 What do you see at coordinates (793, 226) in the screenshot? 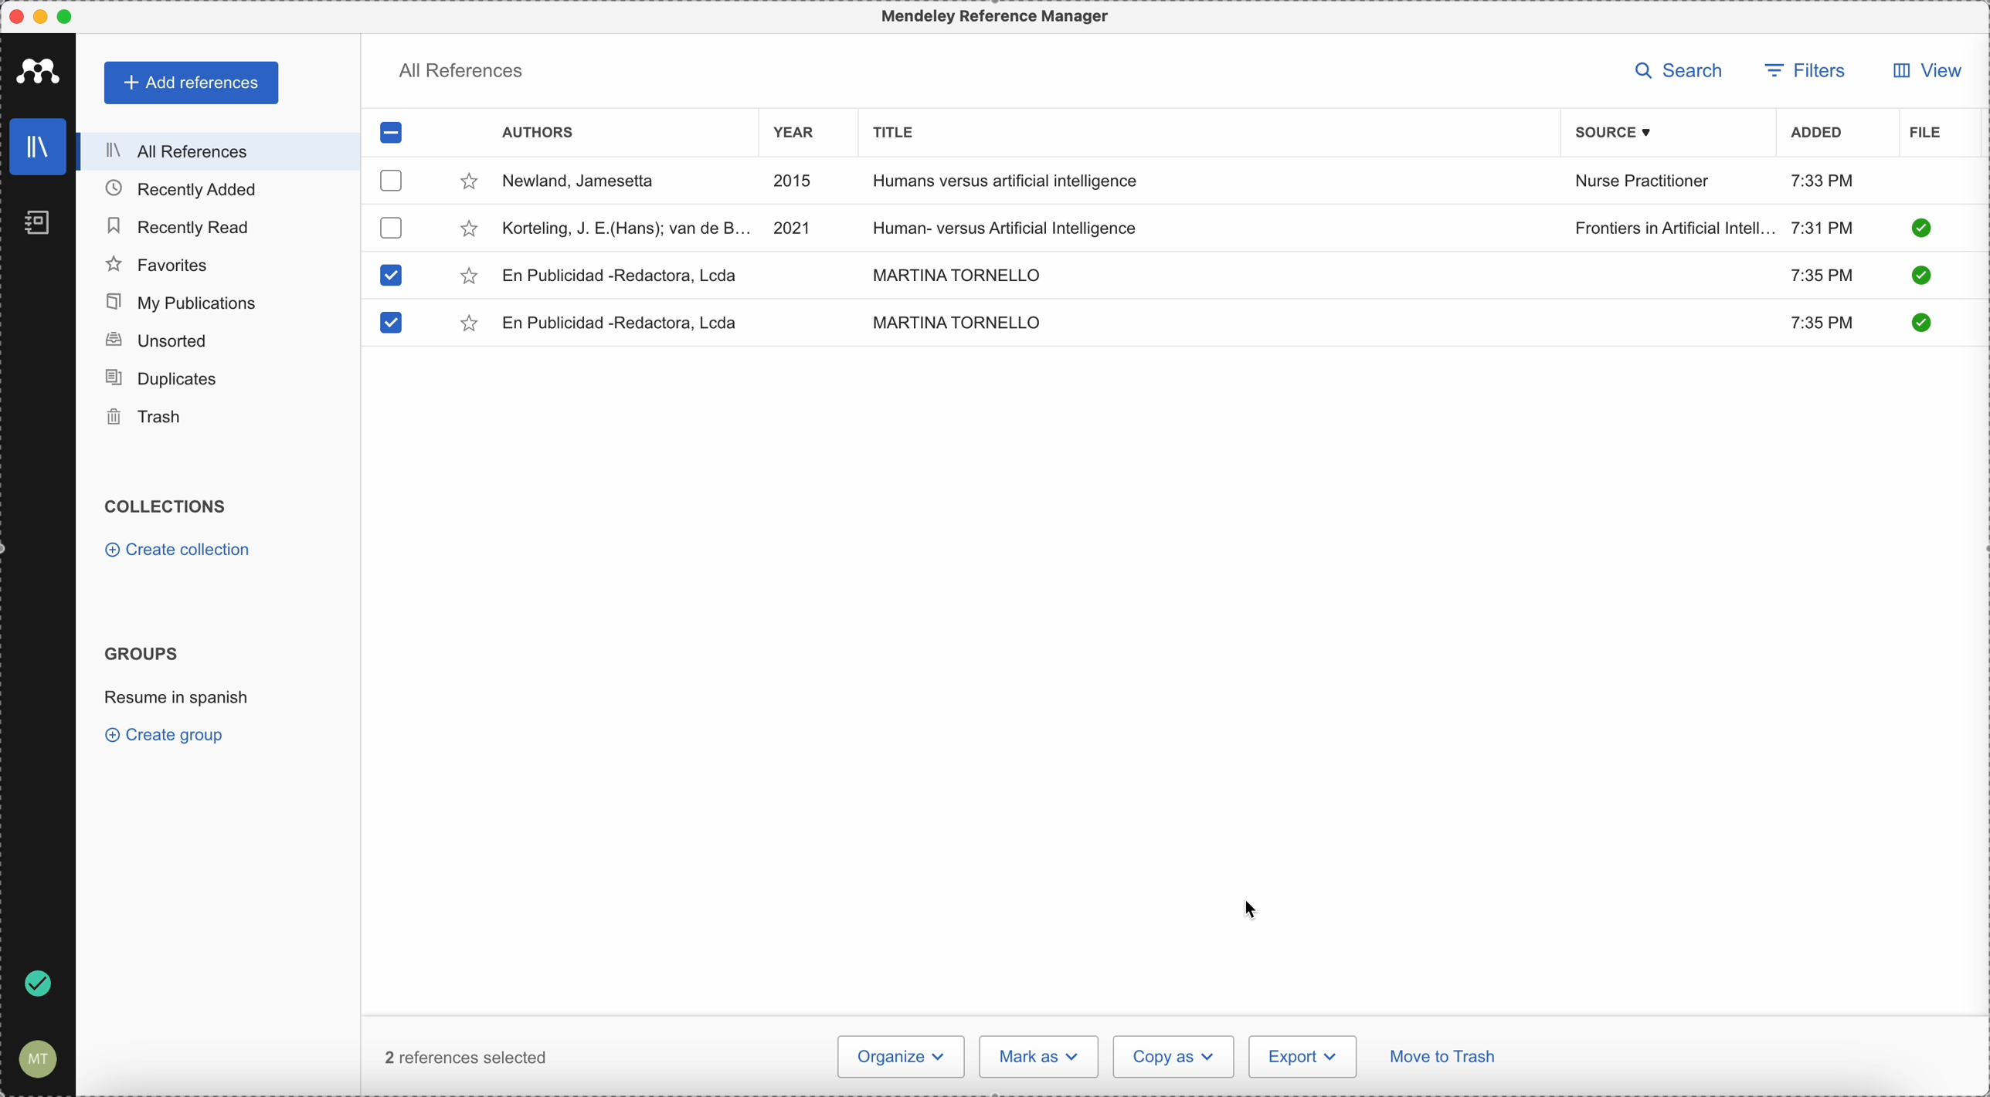
I see `2021` at bounding box center [793, 226].